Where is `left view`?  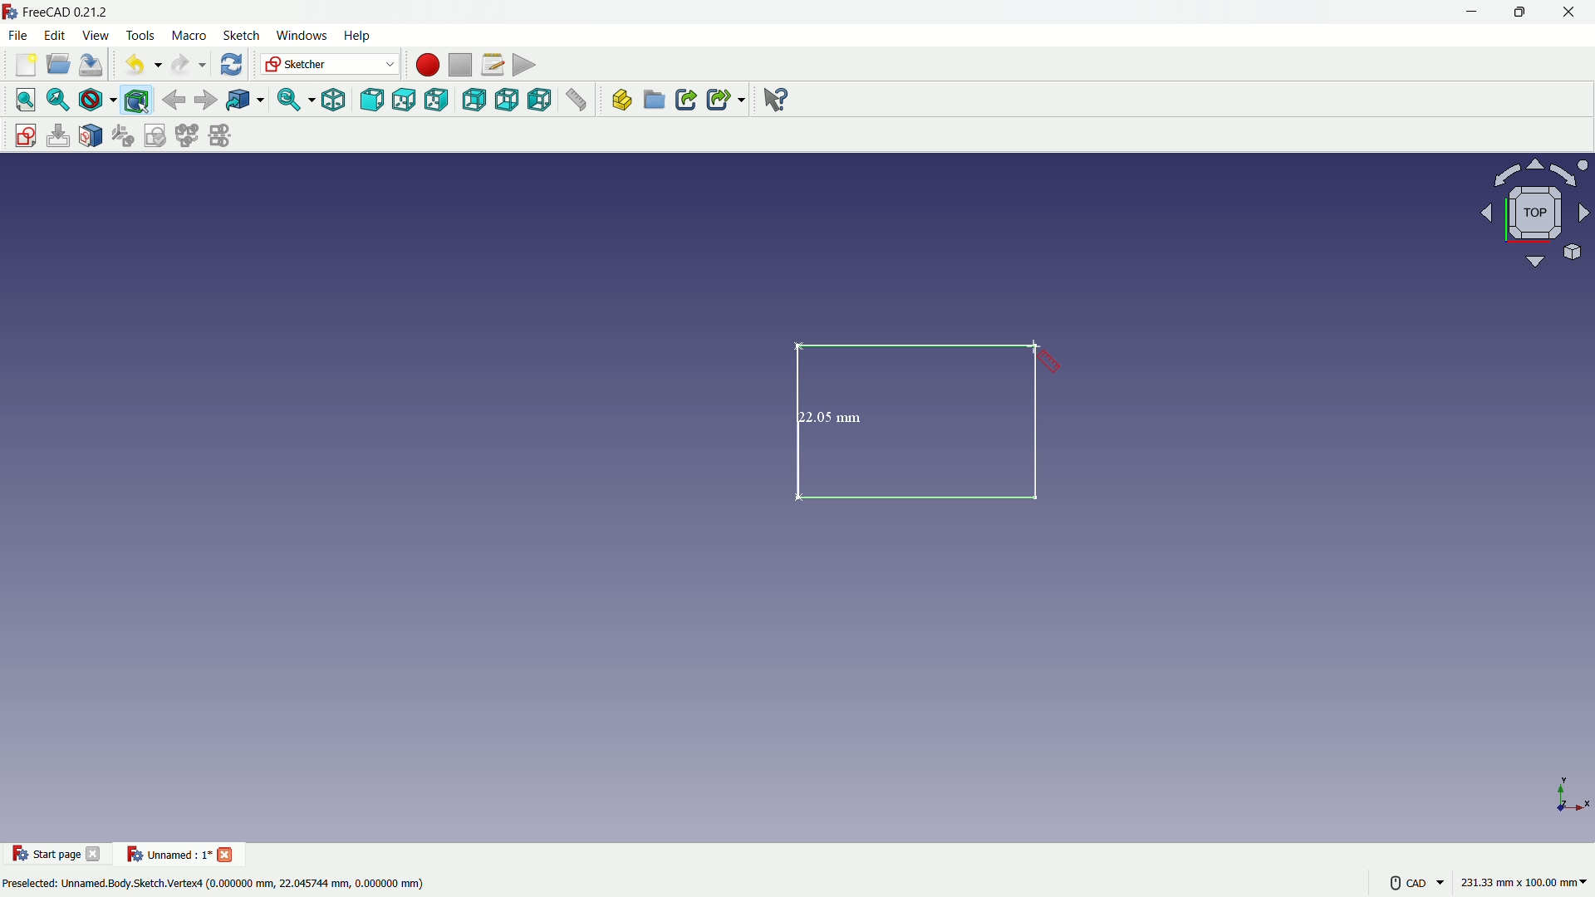 left view is located at coordinates (542, 101).